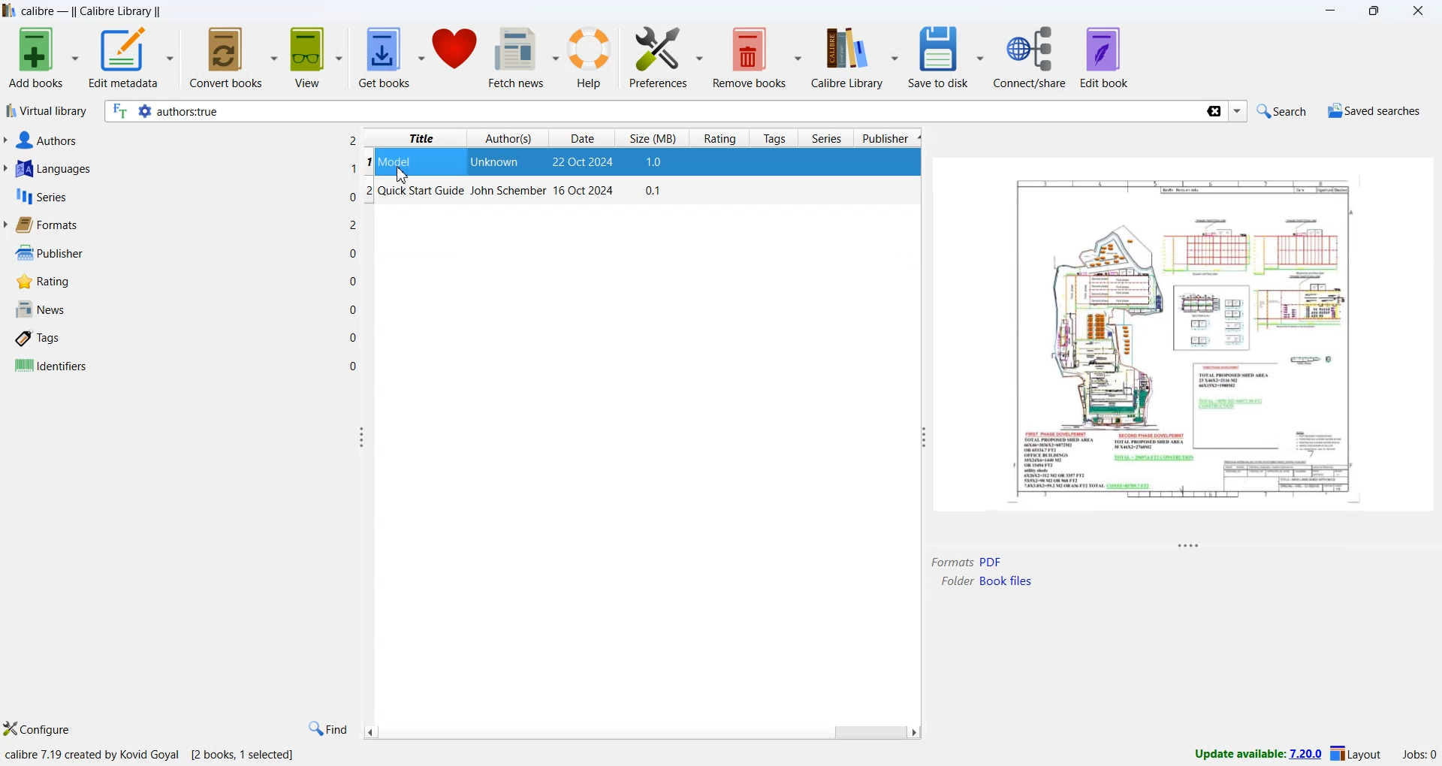  What do you see at coordinates (318, 58) in the screenshot?
I see `view` at bounding box center [318, 58].